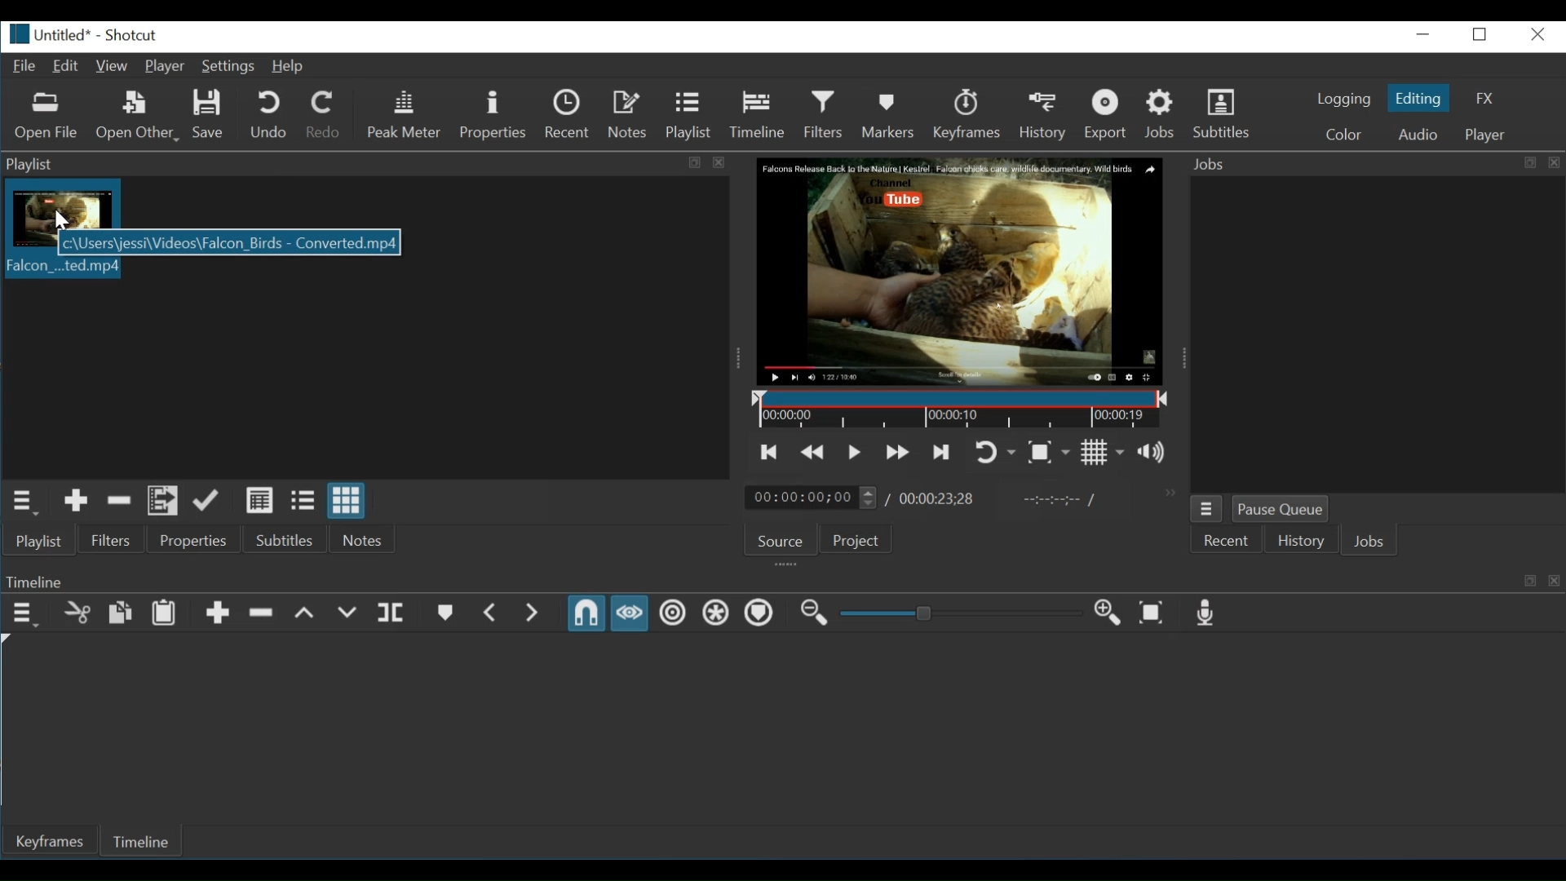 This screenshot has width=1566, height=881. What do you see at coordinates (407, 114) in the screenshot?
I see `Peak Meter` at bounding box center [407, 114].